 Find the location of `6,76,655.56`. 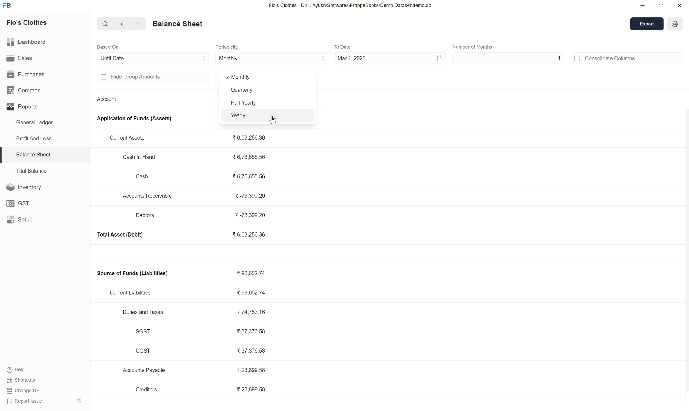

6,76,655.56 is located at coordinates (252, 156).